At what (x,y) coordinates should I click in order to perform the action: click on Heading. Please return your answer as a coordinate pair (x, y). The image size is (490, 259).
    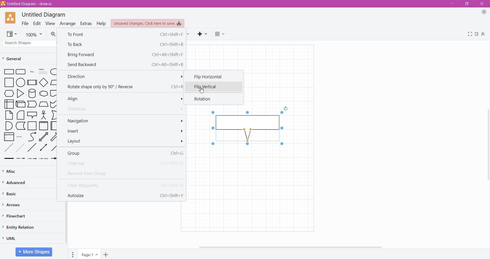
    Looking at the image, I should click on (42, 72).